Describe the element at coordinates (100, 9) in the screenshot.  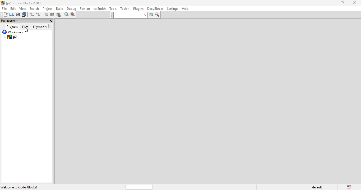
I see `wxsmith` at that location.